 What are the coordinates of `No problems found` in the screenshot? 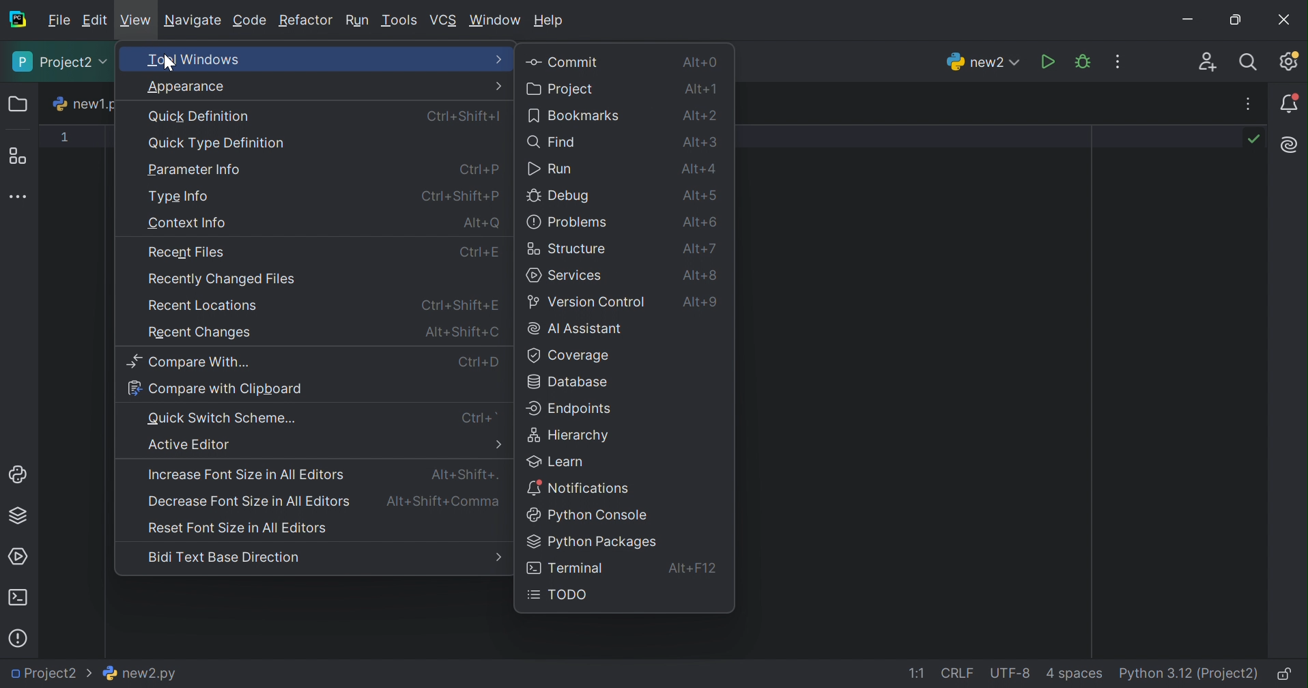 It's located at (1253, 139).